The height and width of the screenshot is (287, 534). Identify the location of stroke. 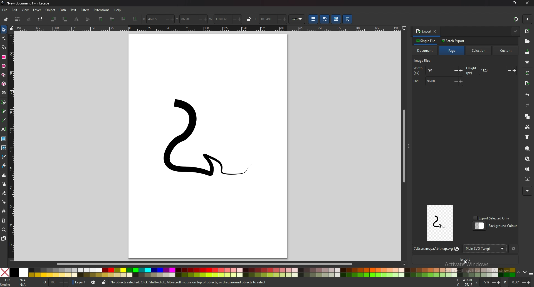
(15, 284).